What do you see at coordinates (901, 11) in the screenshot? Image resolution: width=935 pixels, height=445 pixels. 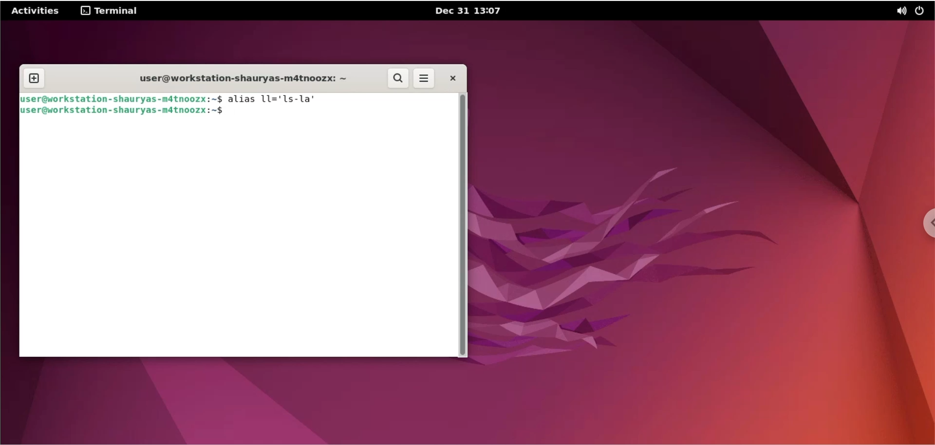 I see `sound options` at bounding box center [901, 11].